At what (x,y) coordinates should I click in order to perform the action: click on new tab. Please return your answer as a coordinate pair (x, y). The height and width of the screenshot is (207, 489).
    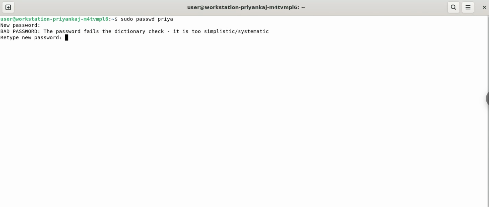
    Looking at the image, I should click on (8, 7).